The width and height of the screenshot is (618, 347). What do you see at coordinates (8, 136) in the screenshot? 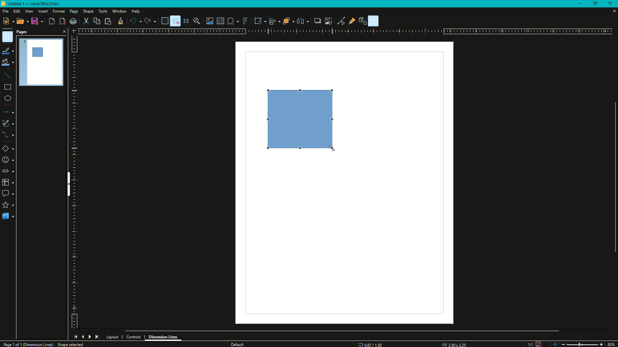
I see `Connectors` at bounding box center [8, 136].